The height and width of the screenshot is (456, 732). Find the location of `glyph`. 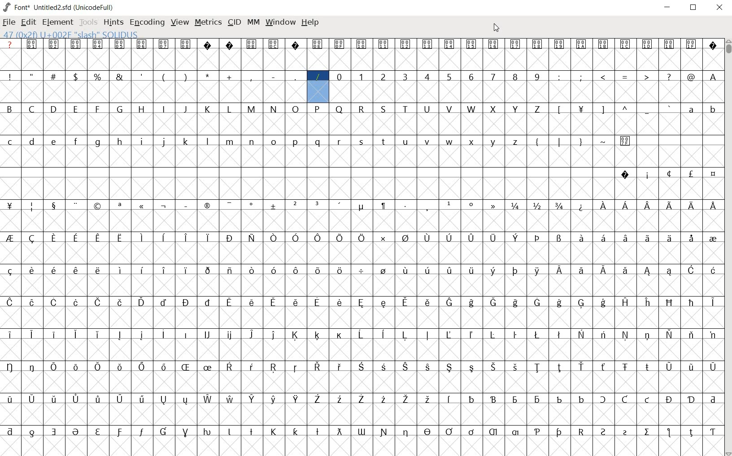

glyph is located at coordinates (75, 432).